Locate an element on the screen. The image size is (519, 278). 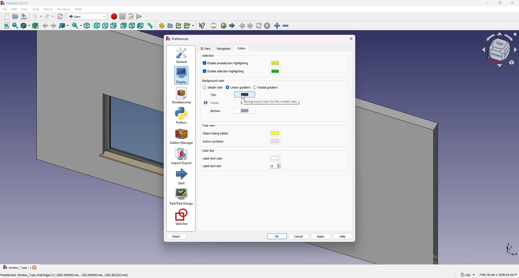
label text color is located at coordinates (275, 158).